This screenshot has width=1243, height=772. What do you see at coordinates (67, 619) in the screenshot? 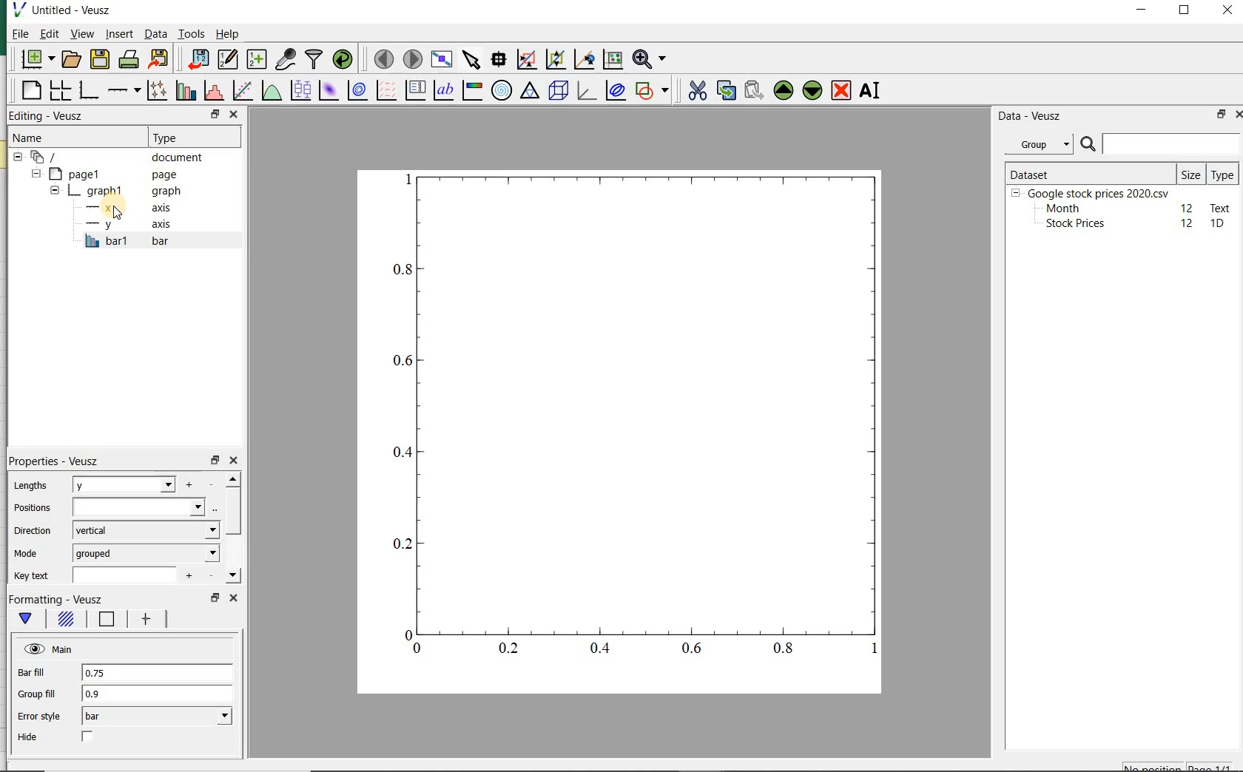
I see `fill` at bounding box center [67, 619].